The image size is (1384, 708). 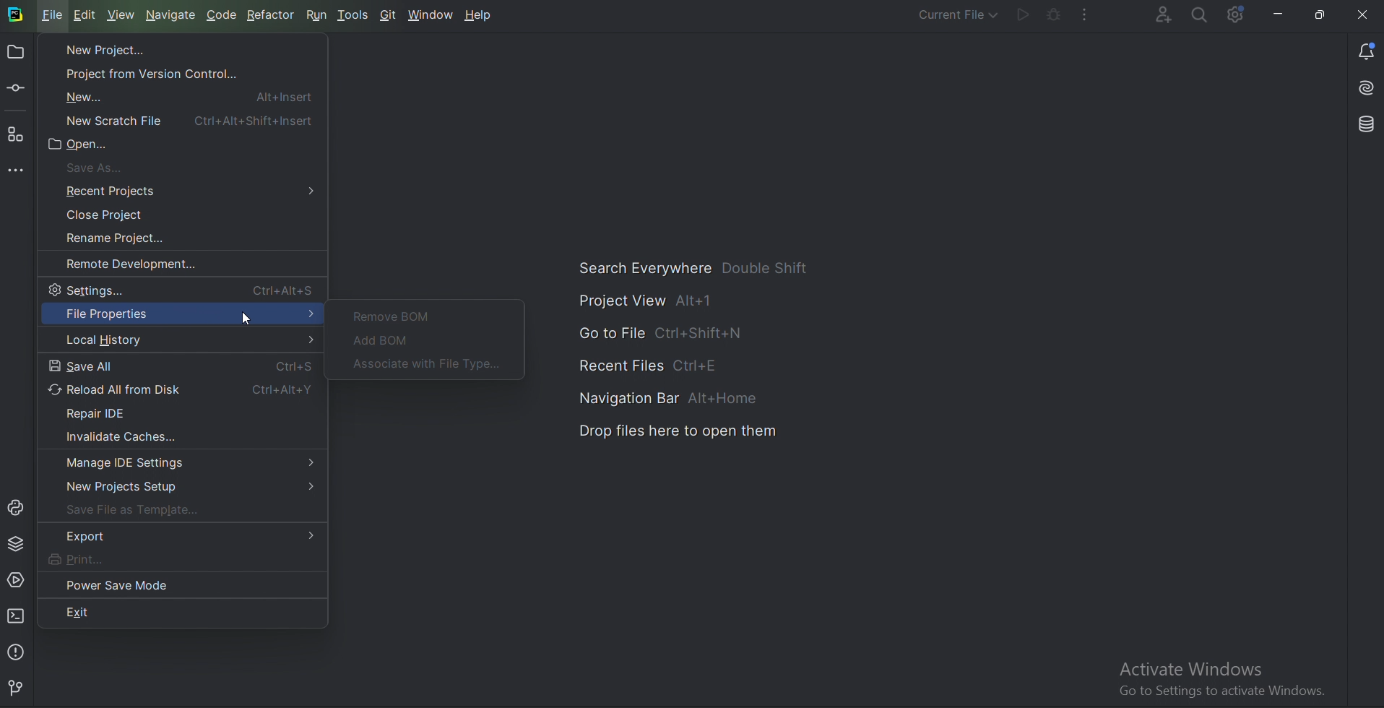 What do you see at coordinates (430, 364) in the screenshot?
I see `Associate with file type` at bounding box center [430, 364].